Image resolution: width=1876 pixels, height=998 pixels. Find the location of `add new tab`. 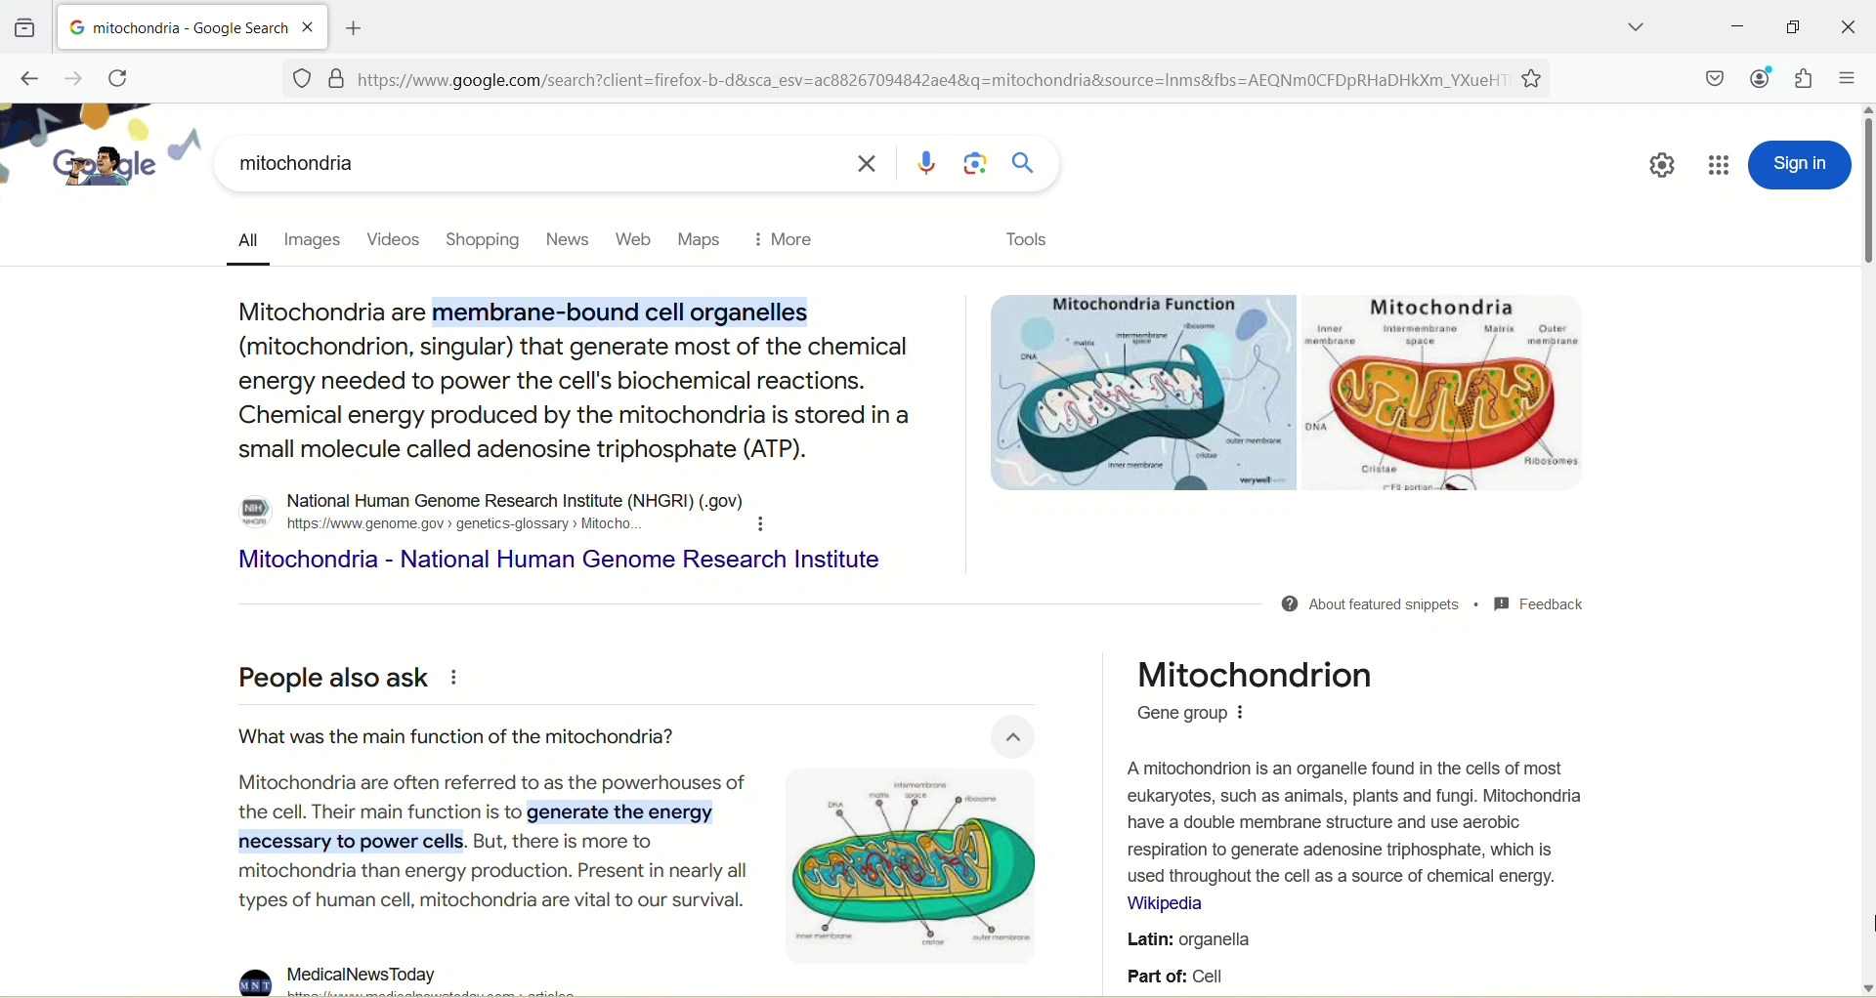

add new tab is located at coordinates (353, 25).